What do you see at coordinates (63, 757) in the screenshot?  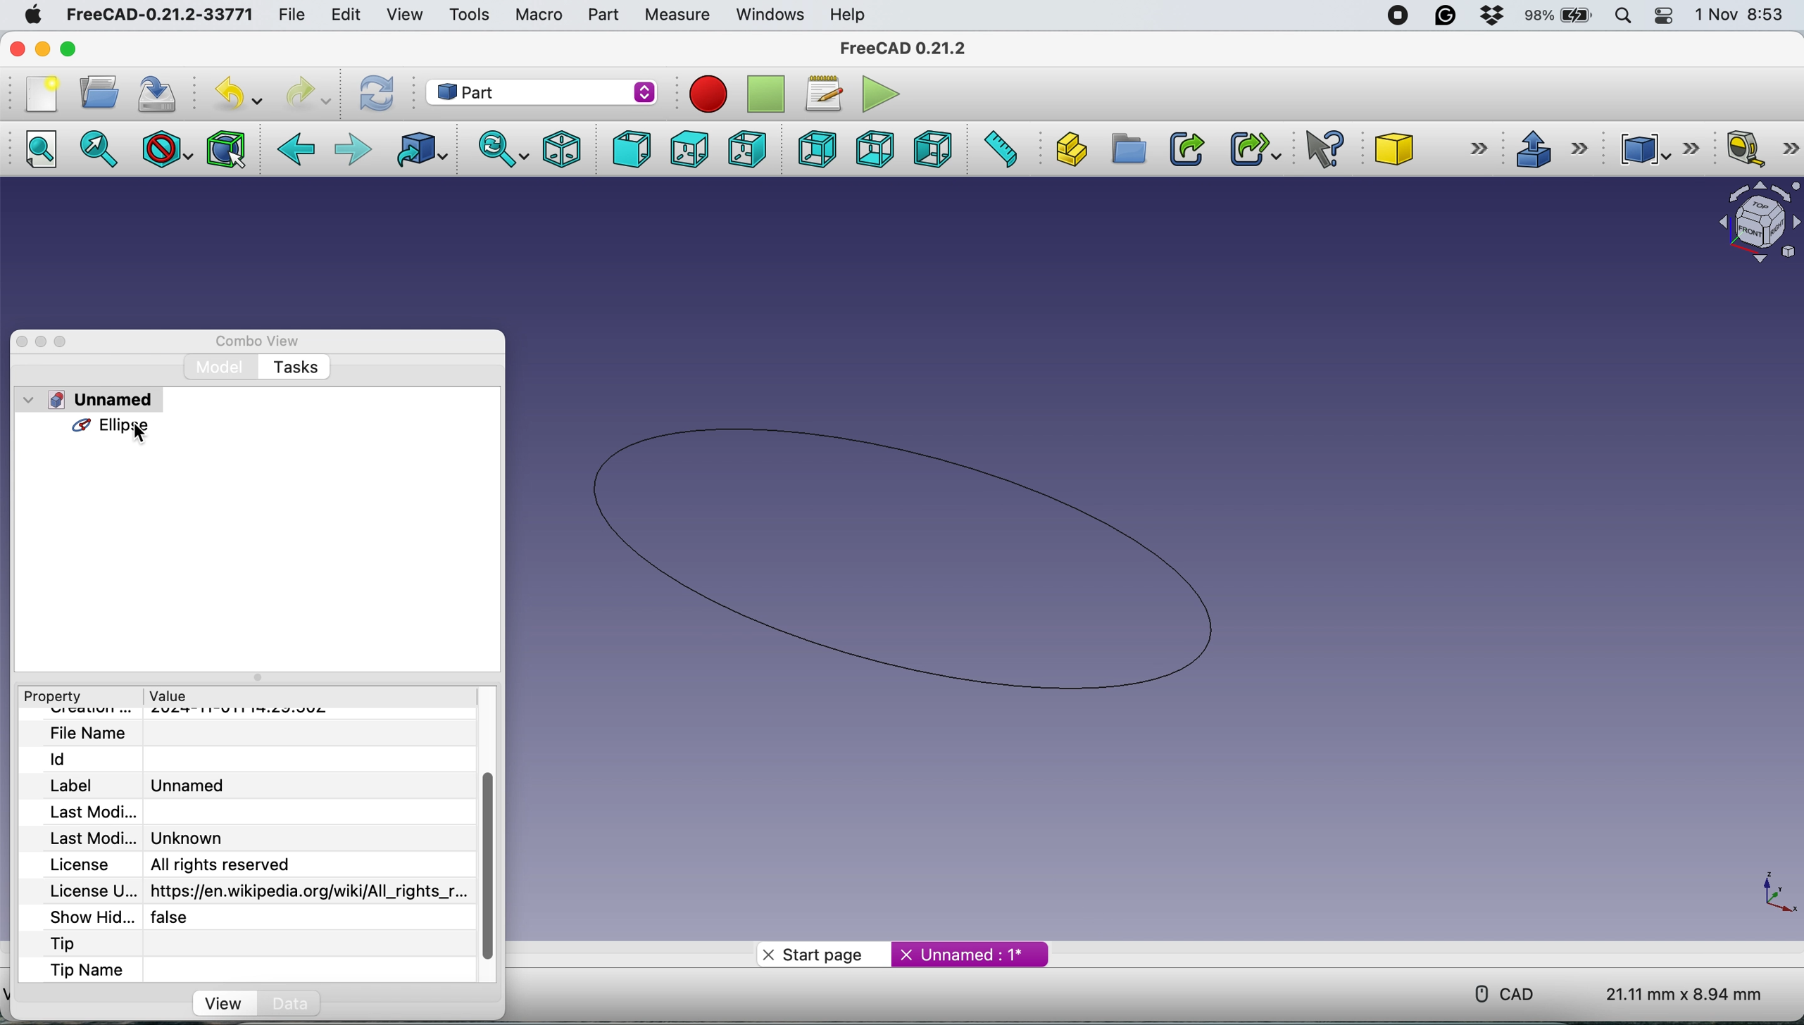 I see `id` at bounding box center [63, 757].